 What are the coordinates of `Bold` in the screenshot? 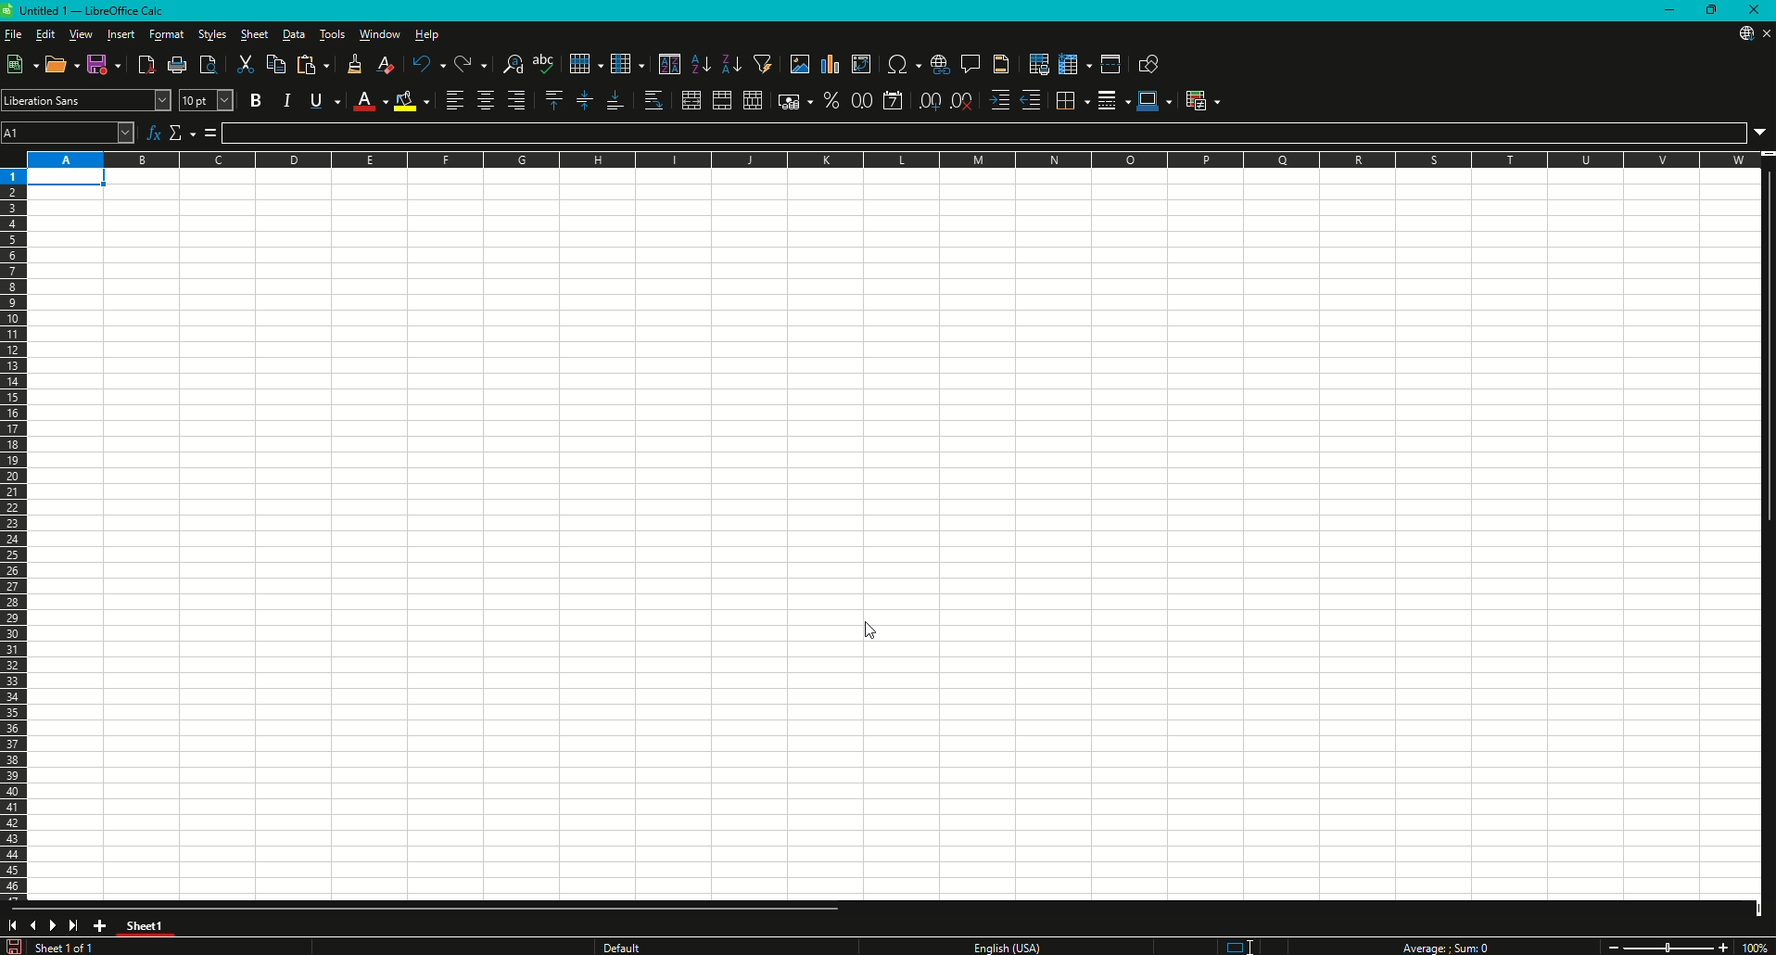 It's located at (256, 100).